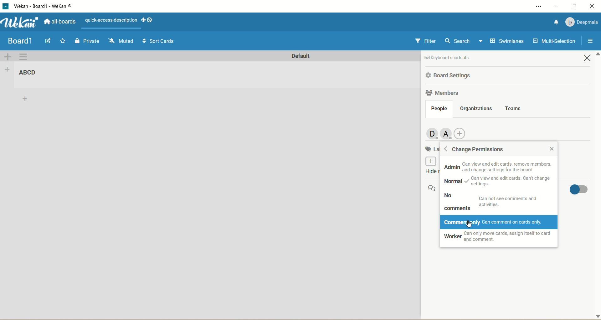 This screenshot has width=601, height=320. What do you see at coordinates (60, 21) in the screenshot?
I see `all boards` at bounding box center [60, 21].